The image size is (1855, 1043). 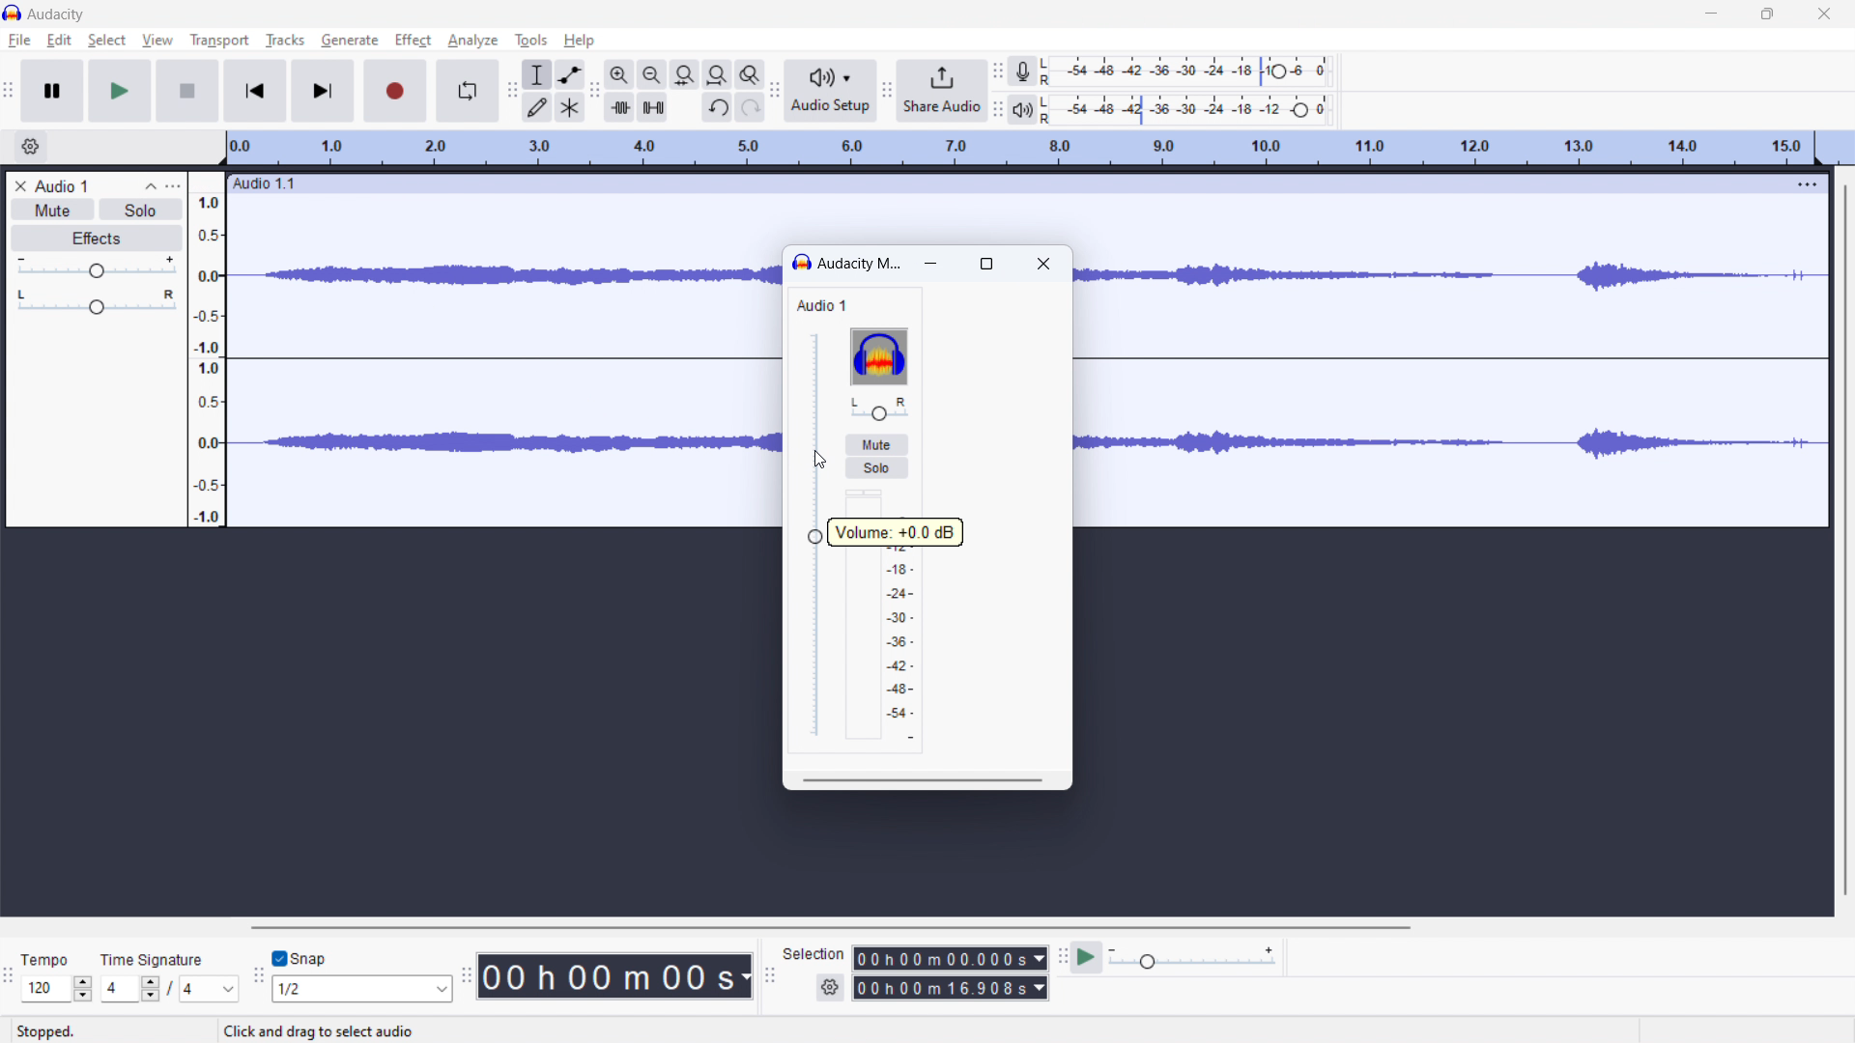 What do you see at coordinates (875, 444) in the screenshot?
I see `mute` at bounding box center [875, 444].